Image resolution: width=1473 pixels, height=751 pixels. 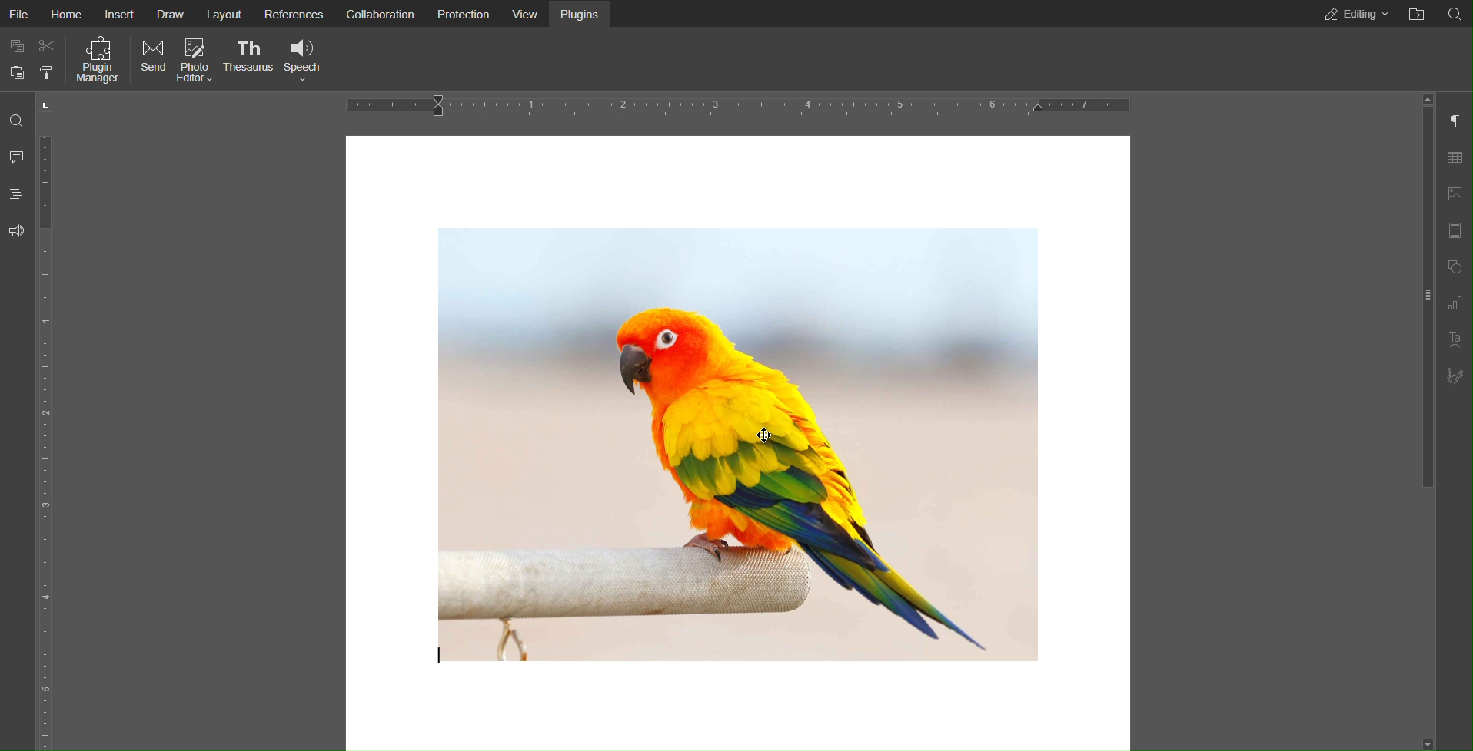 What do you see at coordinates (1353, 14) in the screenshot?
I see `Editing` at bounding box center [1353, 14].